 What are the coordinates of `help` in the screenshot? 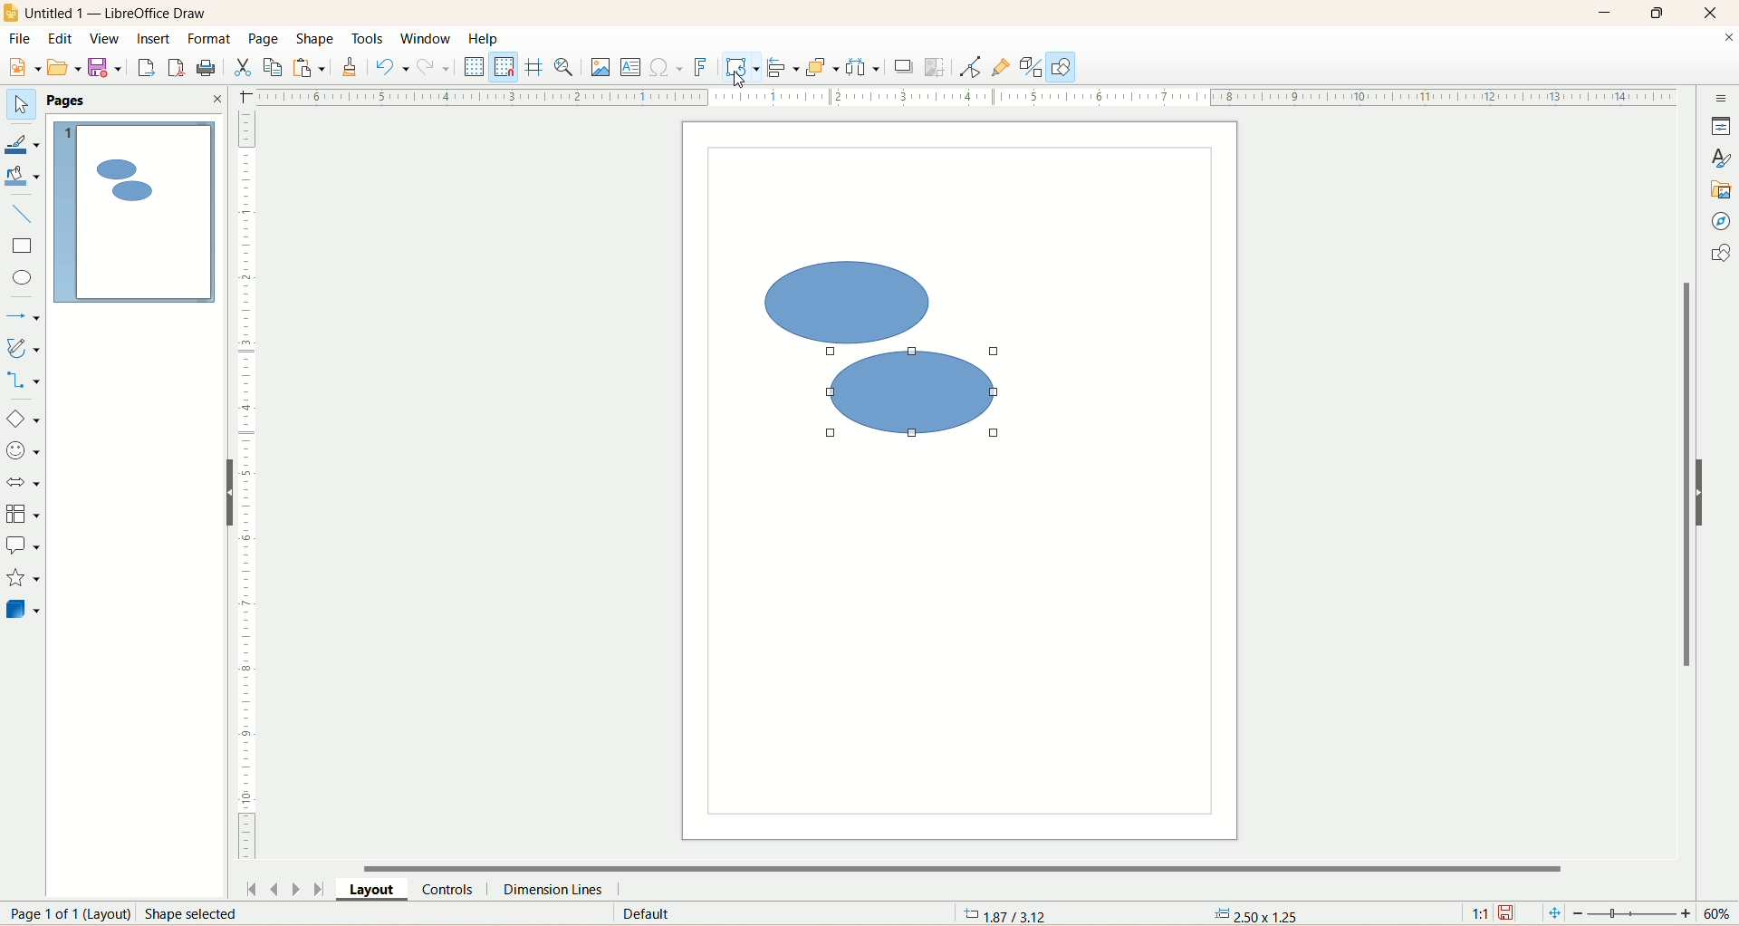 It's located at (487, 41).